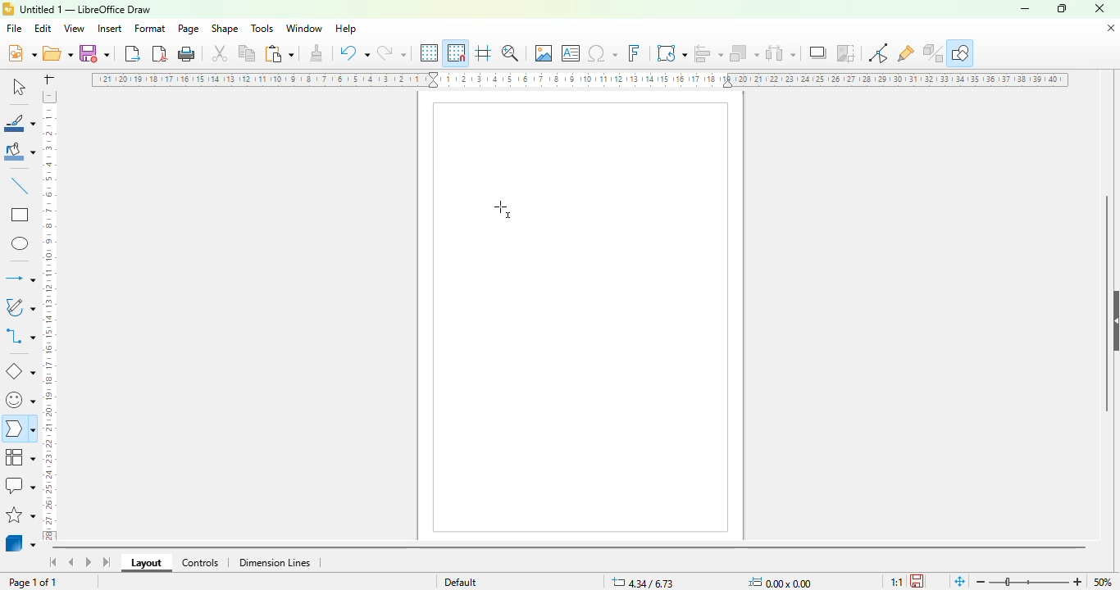 This screenshot has height=590, width=1120. What do you see at coordinates (188, 29) in the screenshot?
I see `page` at bounding box center [188, 29].